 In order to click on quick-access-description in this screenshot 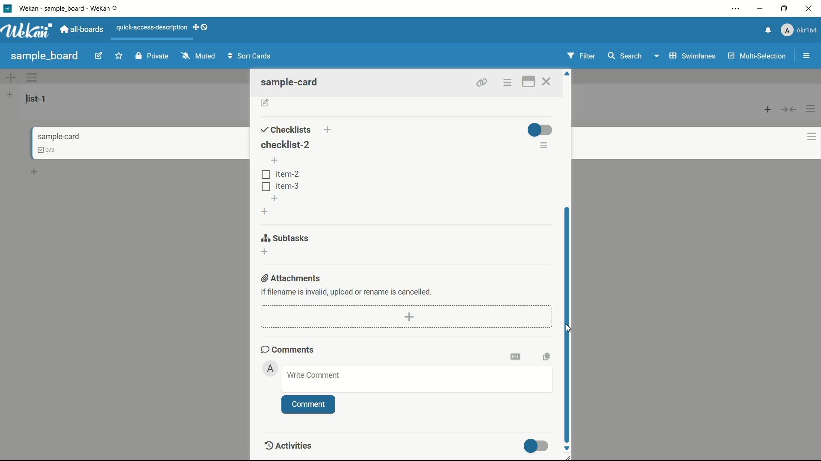, I will do `click(152, 28)`.